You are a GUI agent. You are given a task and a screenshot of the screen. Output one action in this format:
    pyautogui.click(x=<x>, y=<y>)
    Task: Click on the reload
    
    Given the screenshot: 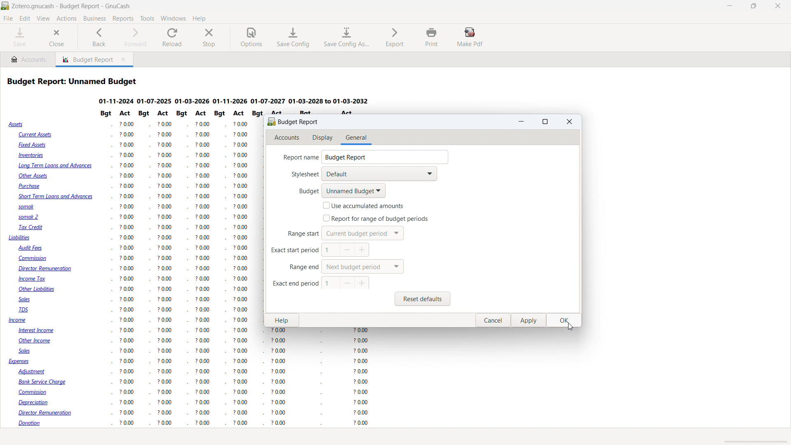 What is the action you would take?
    pyautogui.click(x=173, y=37)
    